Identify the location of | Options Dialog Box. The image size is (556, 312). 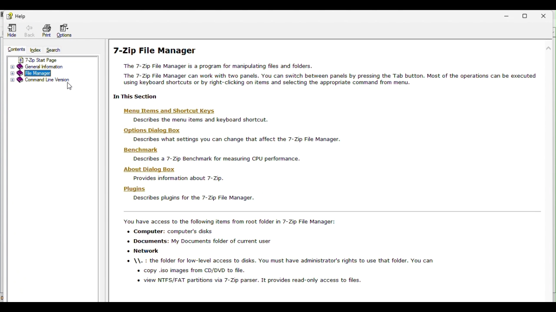
(152, 130).